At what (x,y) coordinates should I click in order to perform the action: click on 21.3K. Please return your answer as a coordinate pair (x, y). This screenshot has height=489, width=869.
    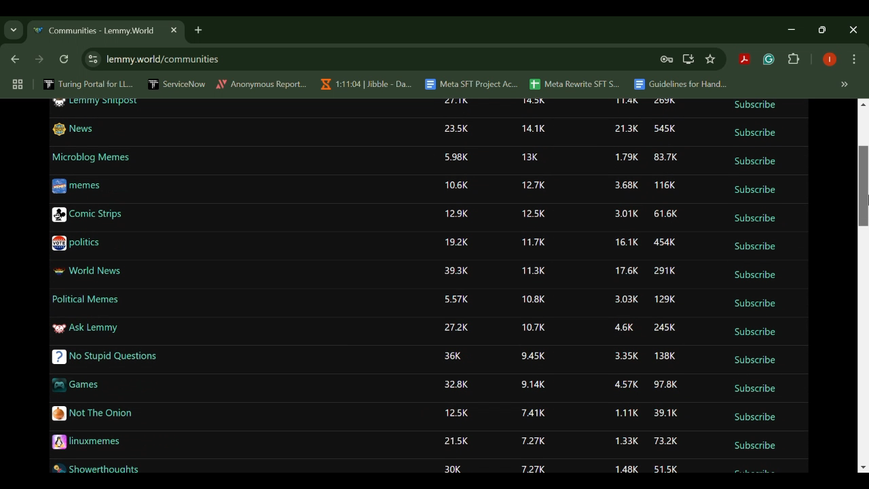
    Looking at the image, I should click on (625, 128).